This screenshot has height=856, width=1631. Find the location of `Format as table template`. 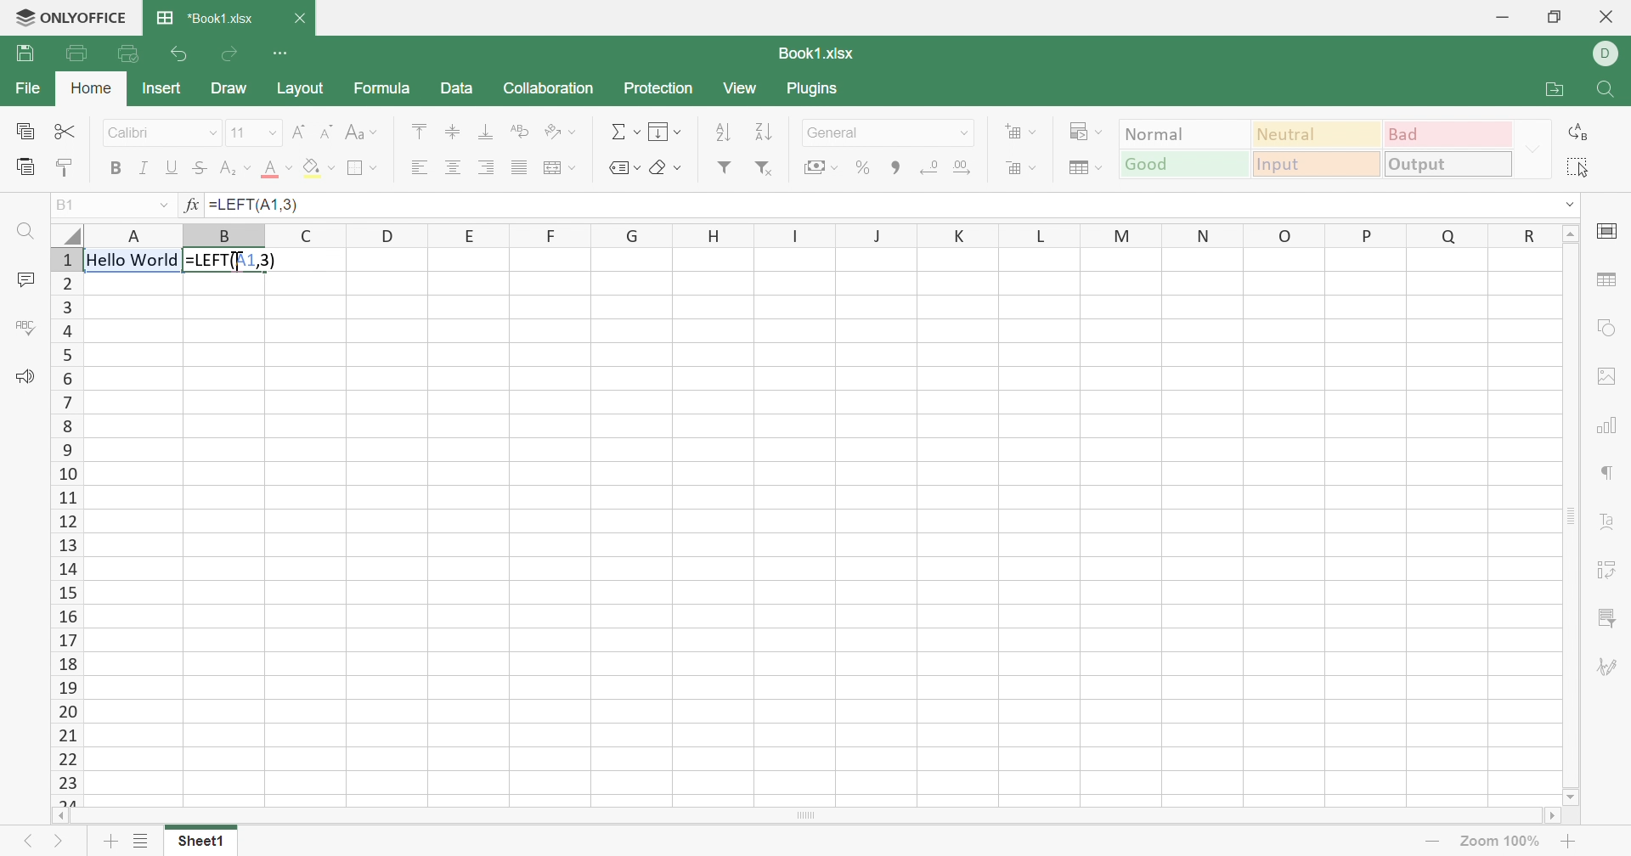

Format as table template is located at coordinates (1086, 169).